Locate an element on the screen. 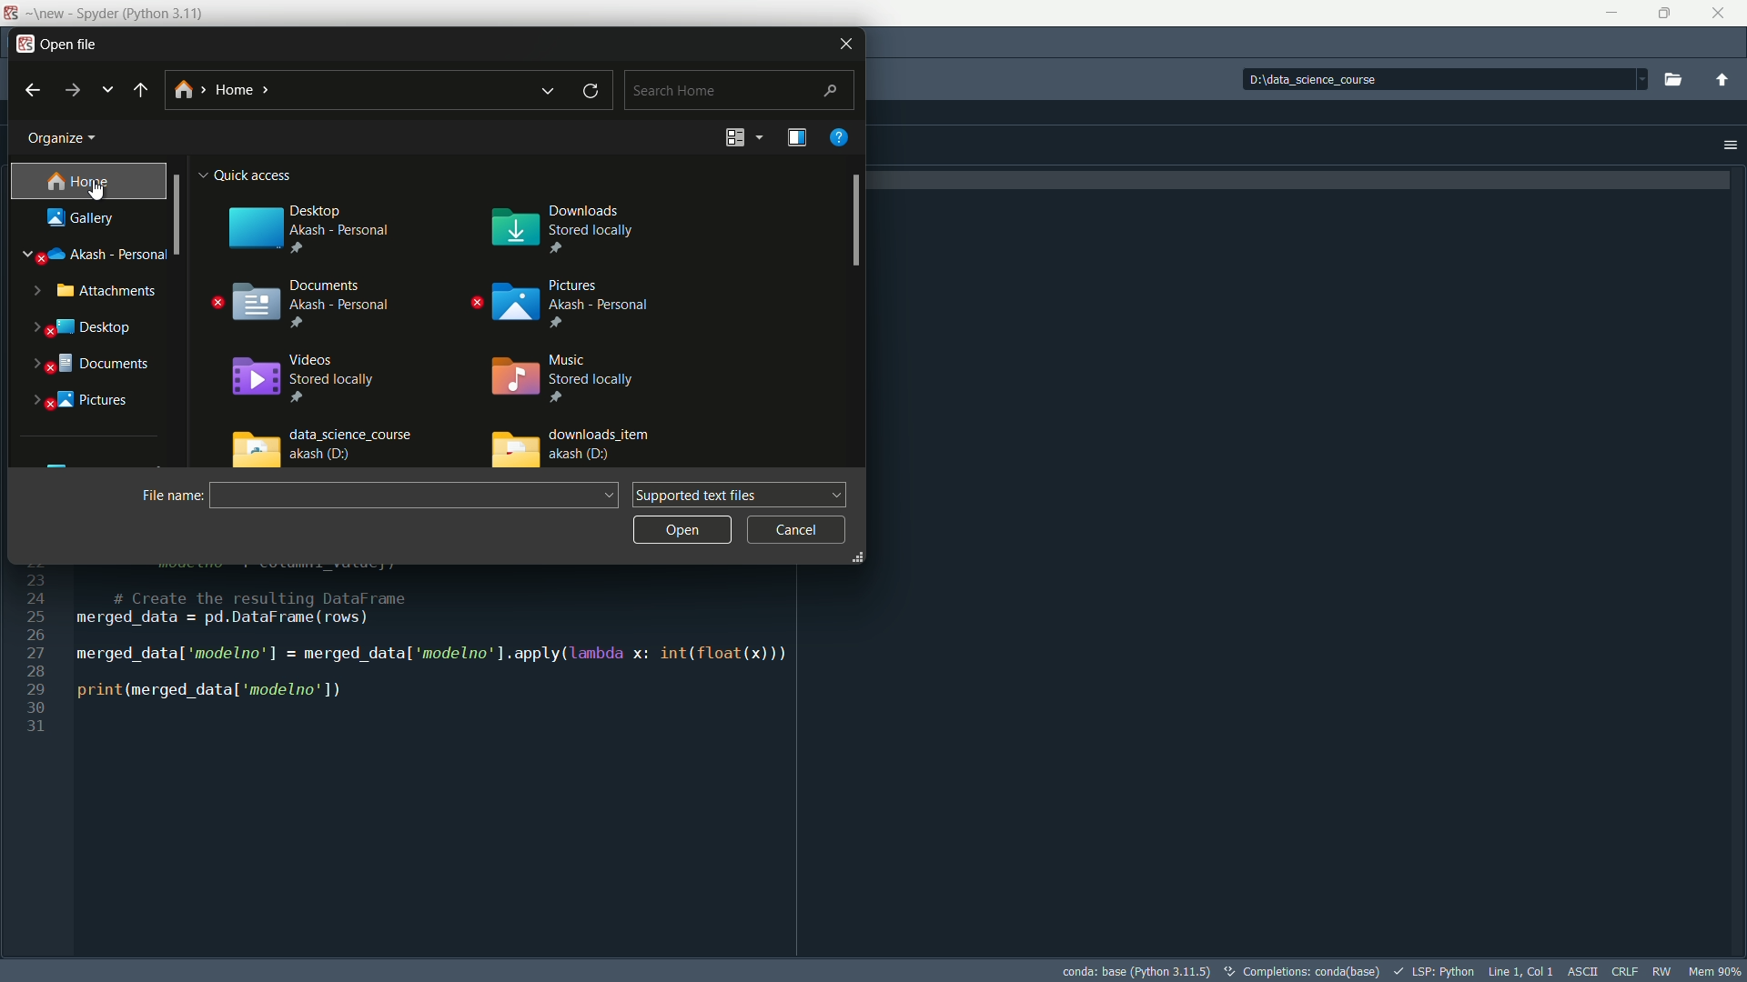 The image size is (1747, 982). desktop is located at coordinates (98, 327).